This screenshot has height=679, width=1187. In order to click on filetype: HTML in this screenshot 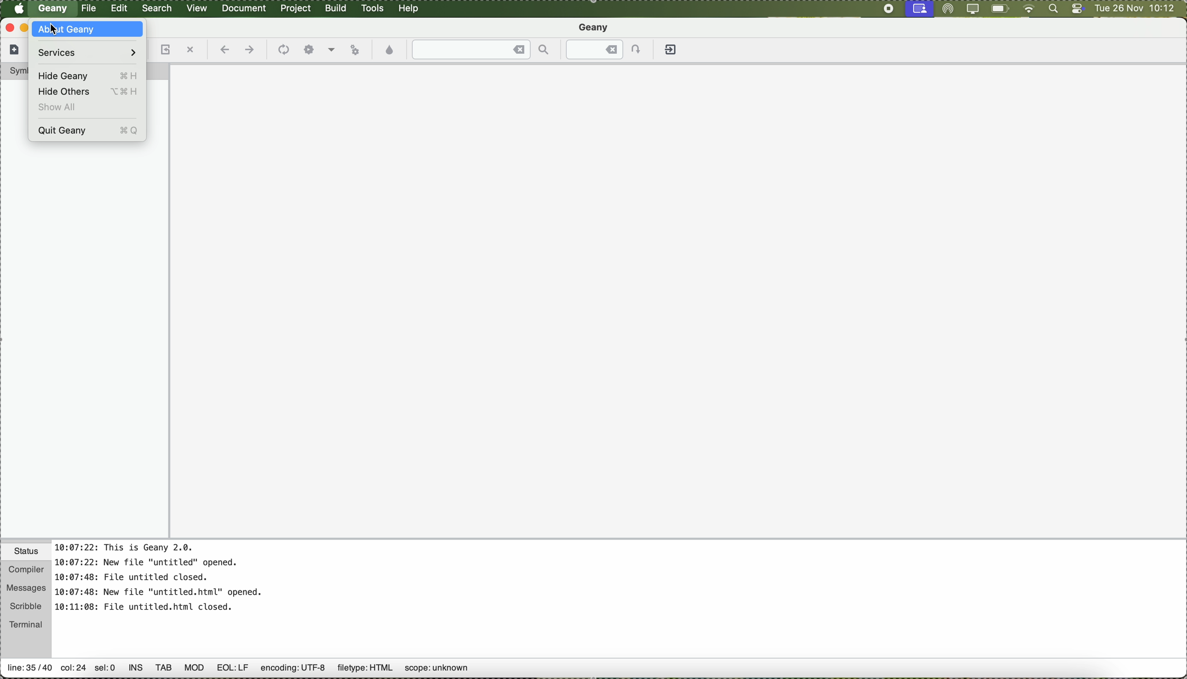, I will do `click(365, 669)`.